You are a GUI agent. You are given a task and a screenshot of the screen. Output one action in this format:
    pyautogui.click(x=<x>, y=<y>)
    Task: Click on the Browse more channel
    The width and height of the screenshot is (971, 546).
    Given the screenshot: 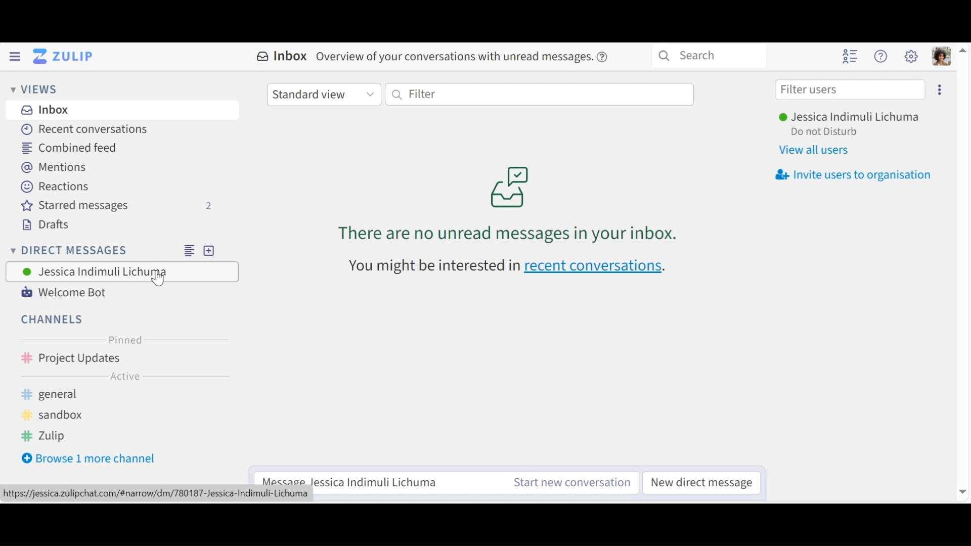 What is the action you would take?
    pyautogui.click(x=89, y=459)
    